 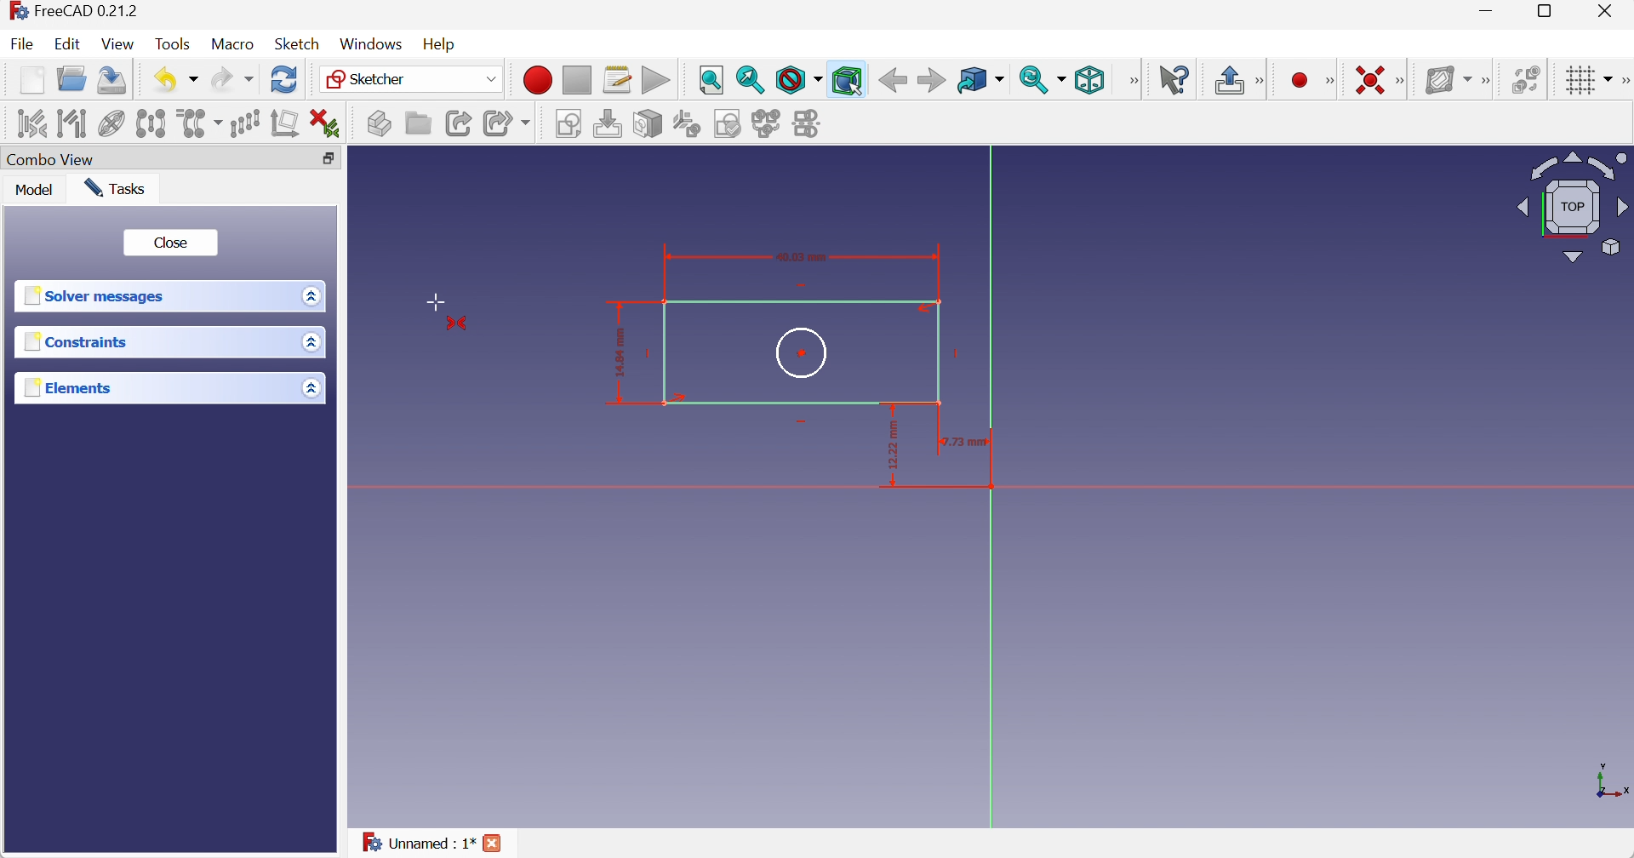 What do you see at coordinates (494, 844) in the screenshot?
I see `Close` at bounding box center [494, 844].